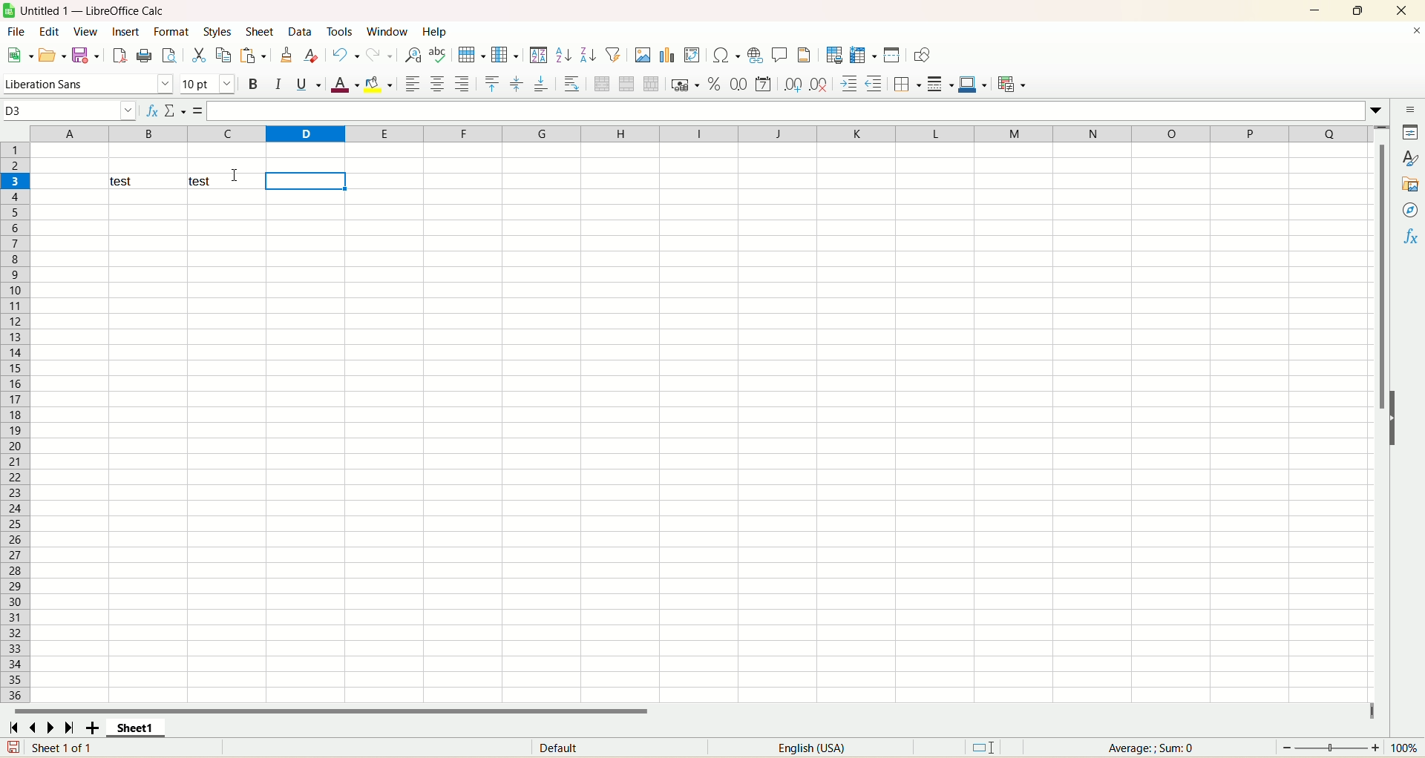  Describe the element at coordinates (304, 134) in the screenshot. I see `active column name` at that location.